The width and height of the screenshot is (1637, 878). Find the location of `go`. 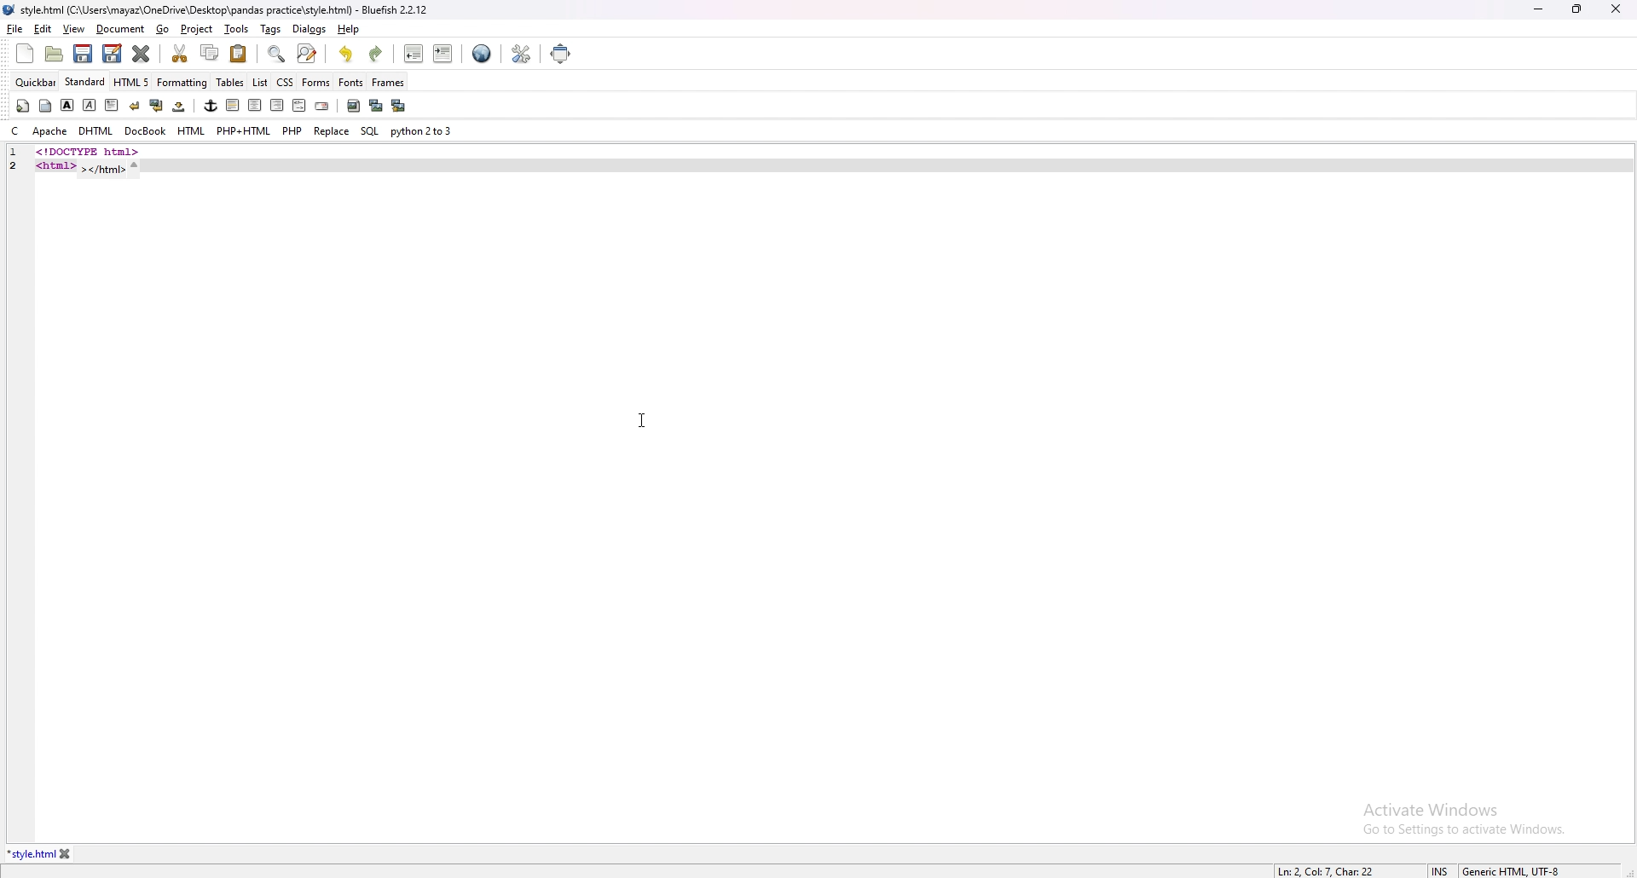

go is located at coordinates (165, 30).